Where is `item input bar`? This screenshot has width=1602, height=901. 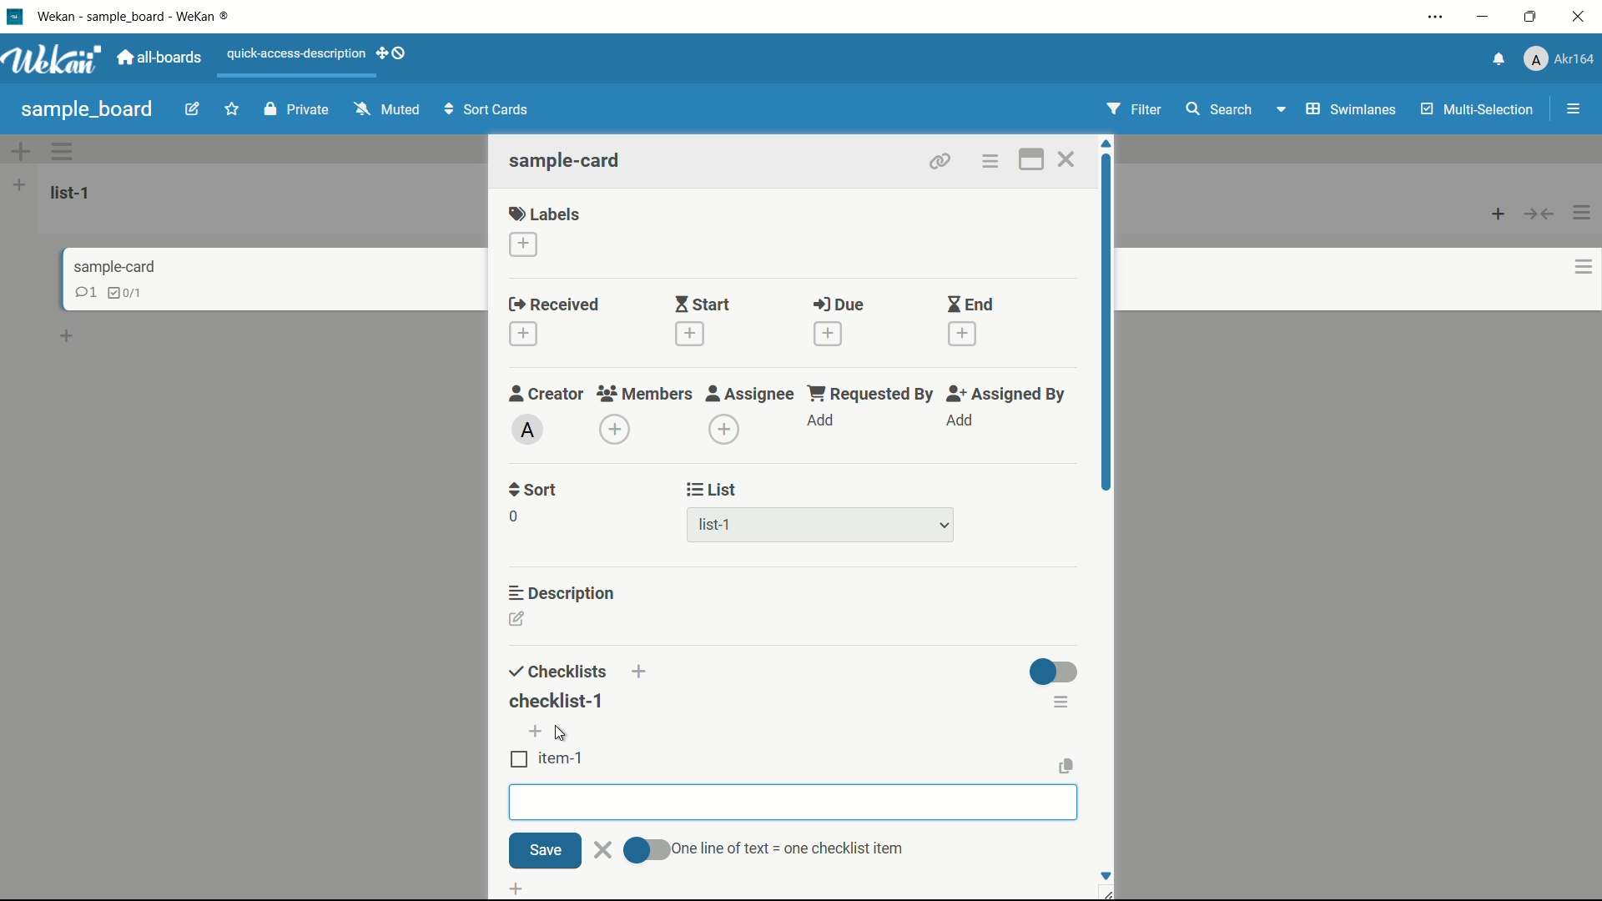 item input bar is located at coordinates (792, 803).